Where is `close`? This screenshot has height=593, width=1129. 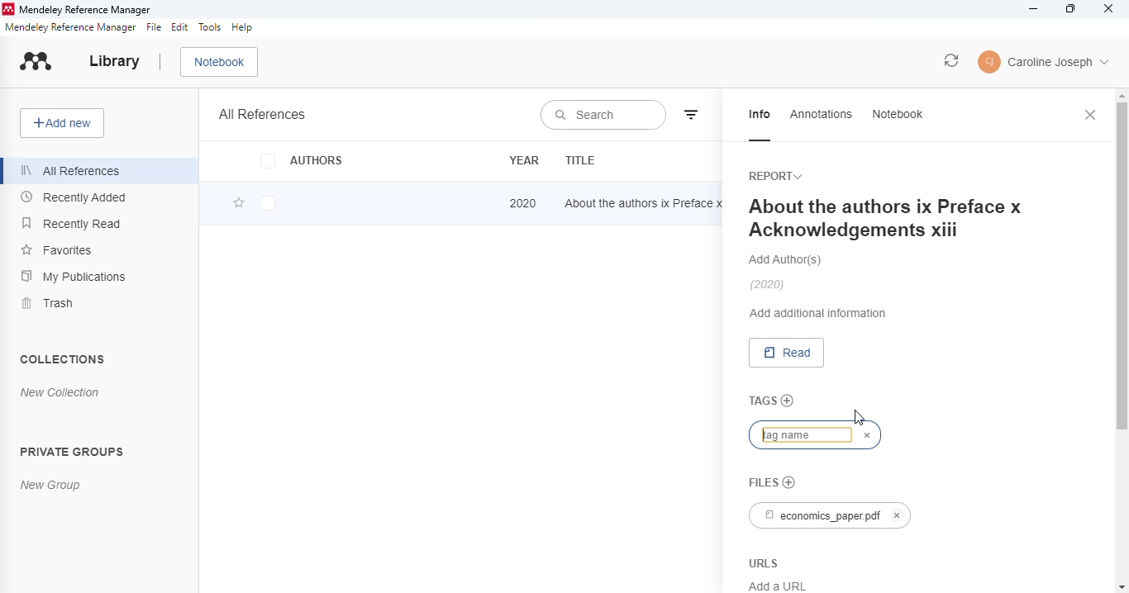 close is located at coordinates (1108, 8).